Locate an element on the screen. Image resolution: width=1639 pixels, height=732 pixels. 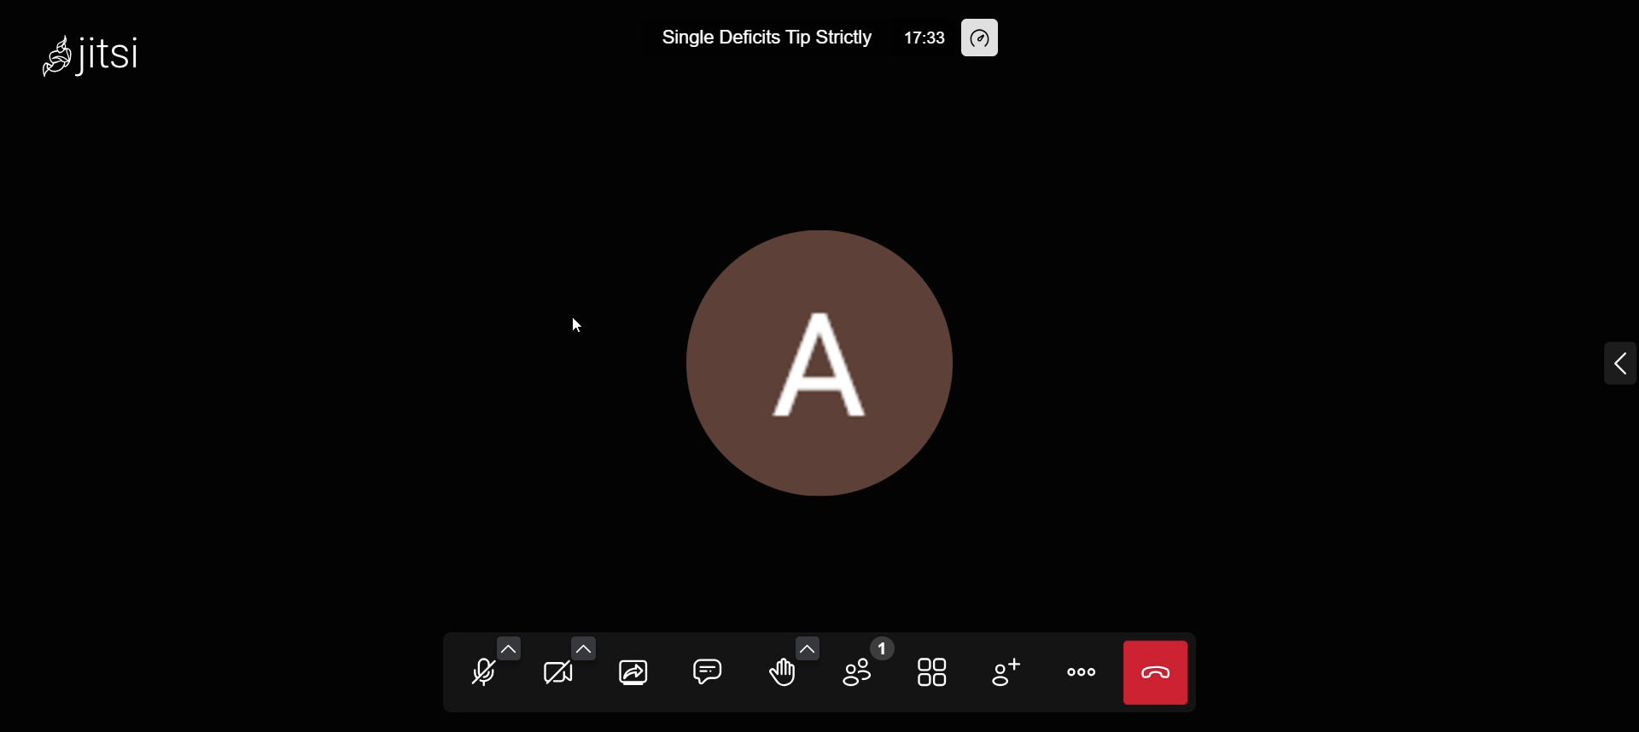
unmute mic is located at coordinates (480, 672).